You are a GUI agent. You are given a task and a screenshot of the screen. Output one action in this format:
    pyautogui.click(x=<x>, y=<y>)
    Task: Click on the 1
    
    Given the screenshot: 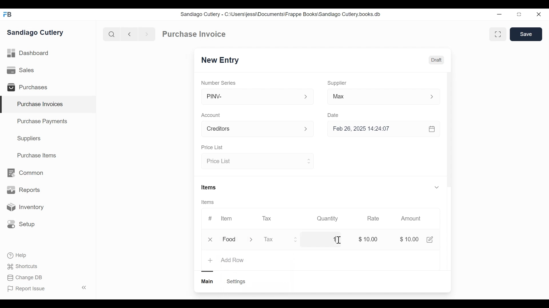 What is the action you would take?
    pyautogui.click(x=334, y=239)
    